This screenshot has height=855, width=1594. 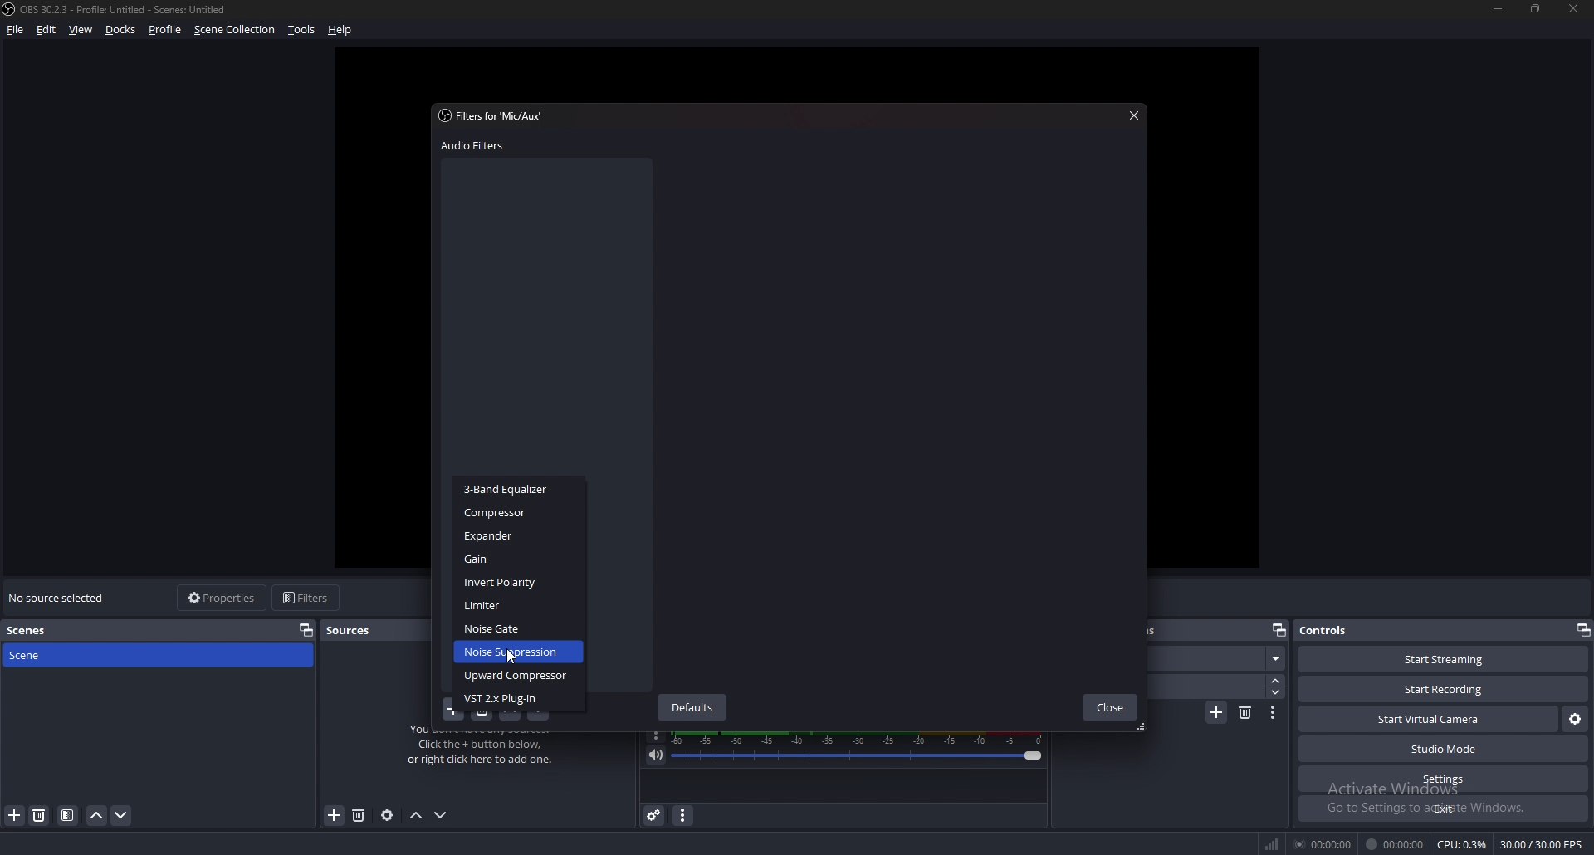 I want to click on docks, so click(x=120, y=30).